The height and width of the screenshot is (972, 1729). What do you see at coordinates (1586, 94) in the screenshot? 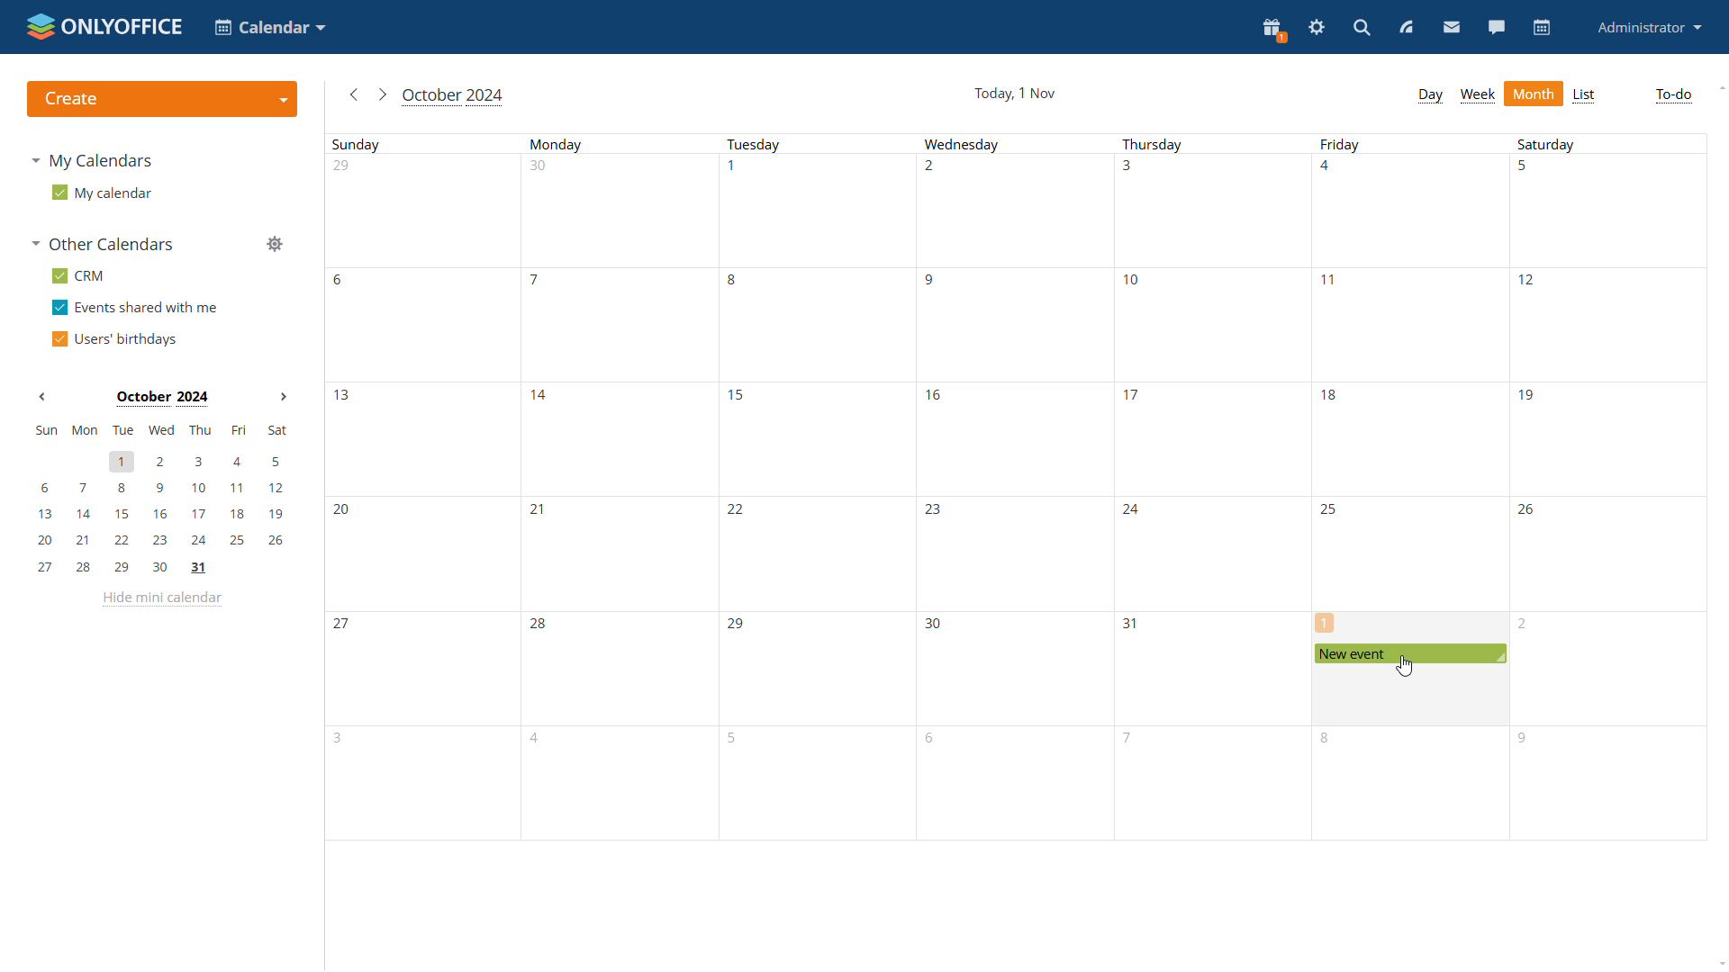
I see `list view ` at bounding box center [1586, 94].